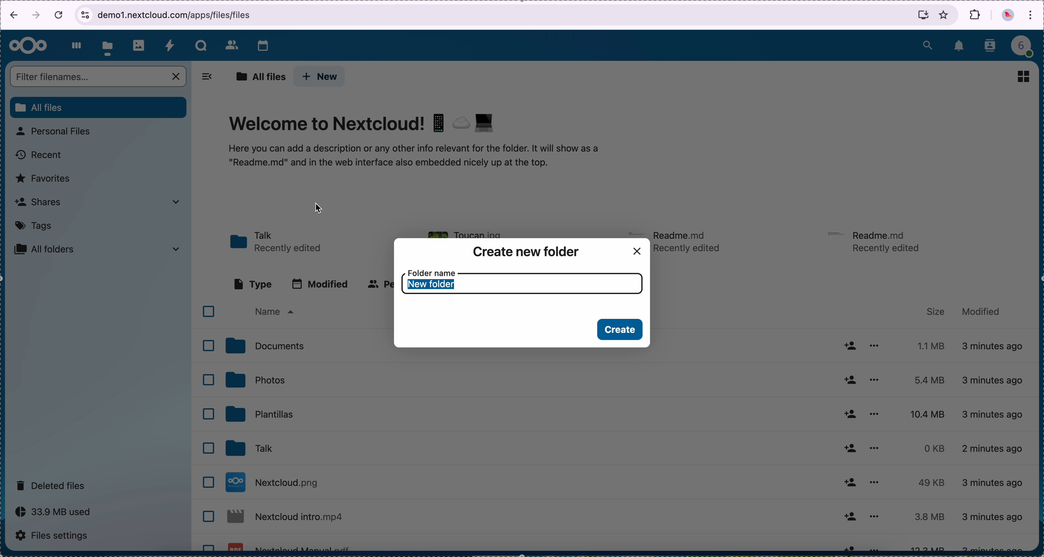 The height and width of the screenshot is (557, 1044). Describe the element at coordinates (994, 347) in the screenshot. I see `3 minutes ago` at that location.